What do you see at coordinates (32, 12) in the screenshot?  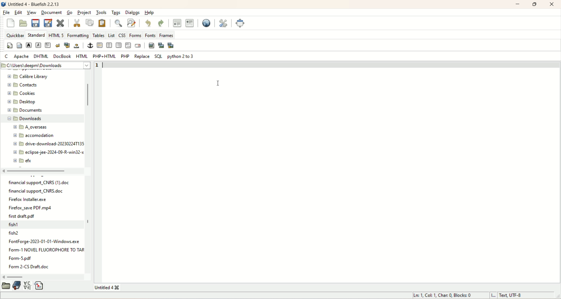 I see `view` at bounding box center [32, 12].